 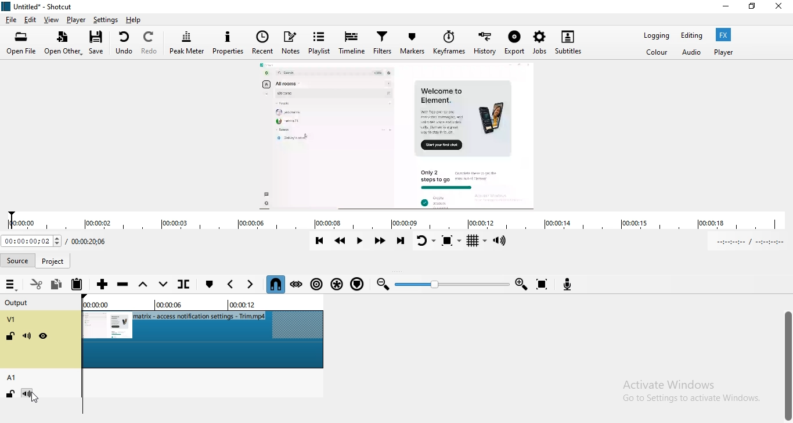 What do you see at coordinates (37, 283) in the screenshot?
I see `Cut` at bounding box center [37, 283].